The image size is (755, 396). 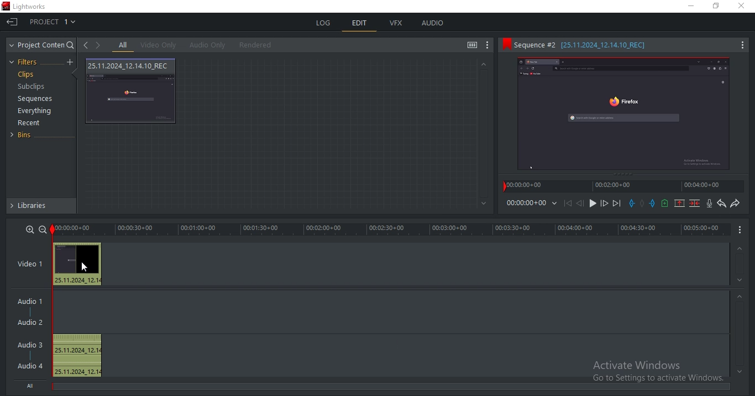 I want to click on maximize, so click(x=719, y=7).